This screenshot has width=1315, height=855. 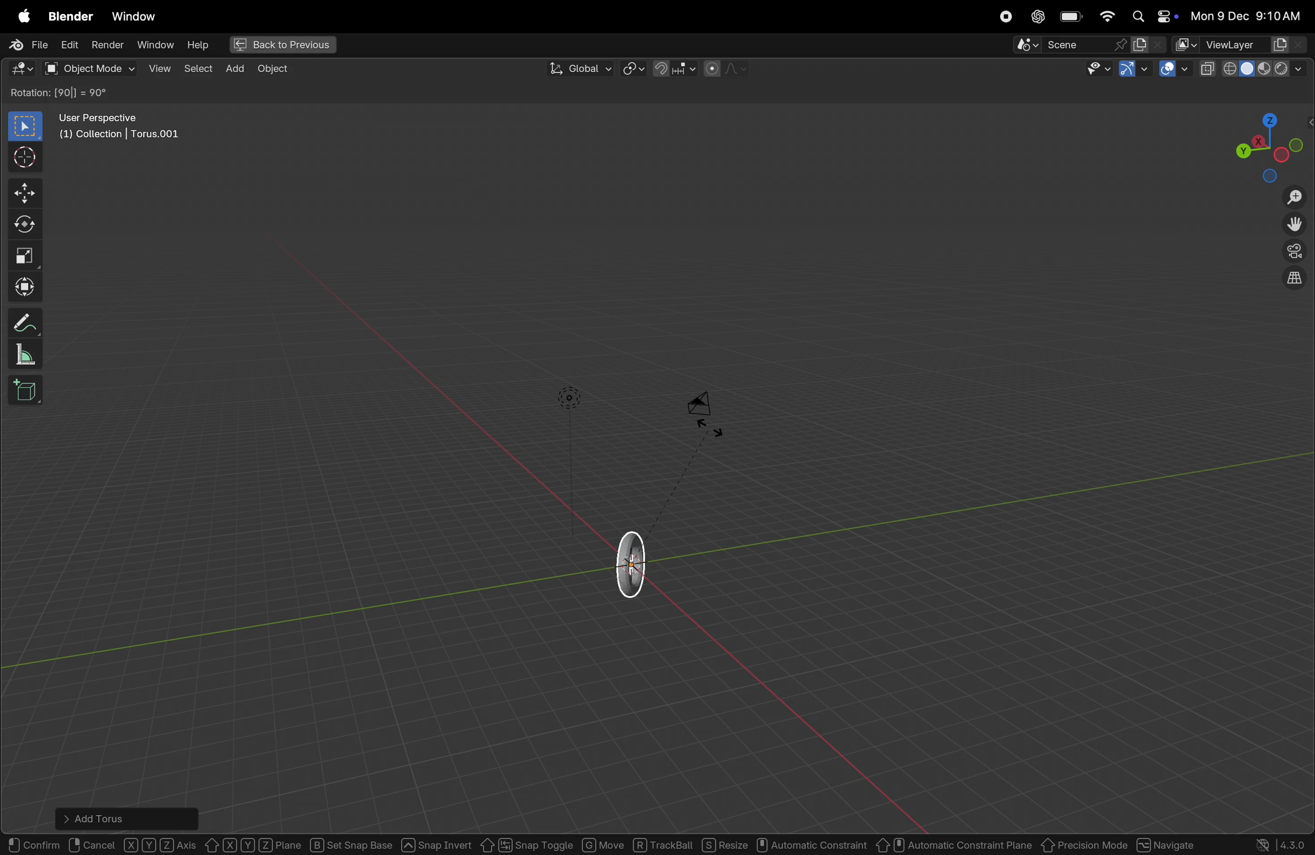 What do you see at coordinates (1280, 93) in the screenshot?
I see `options` at bounding box center [1280, 93].